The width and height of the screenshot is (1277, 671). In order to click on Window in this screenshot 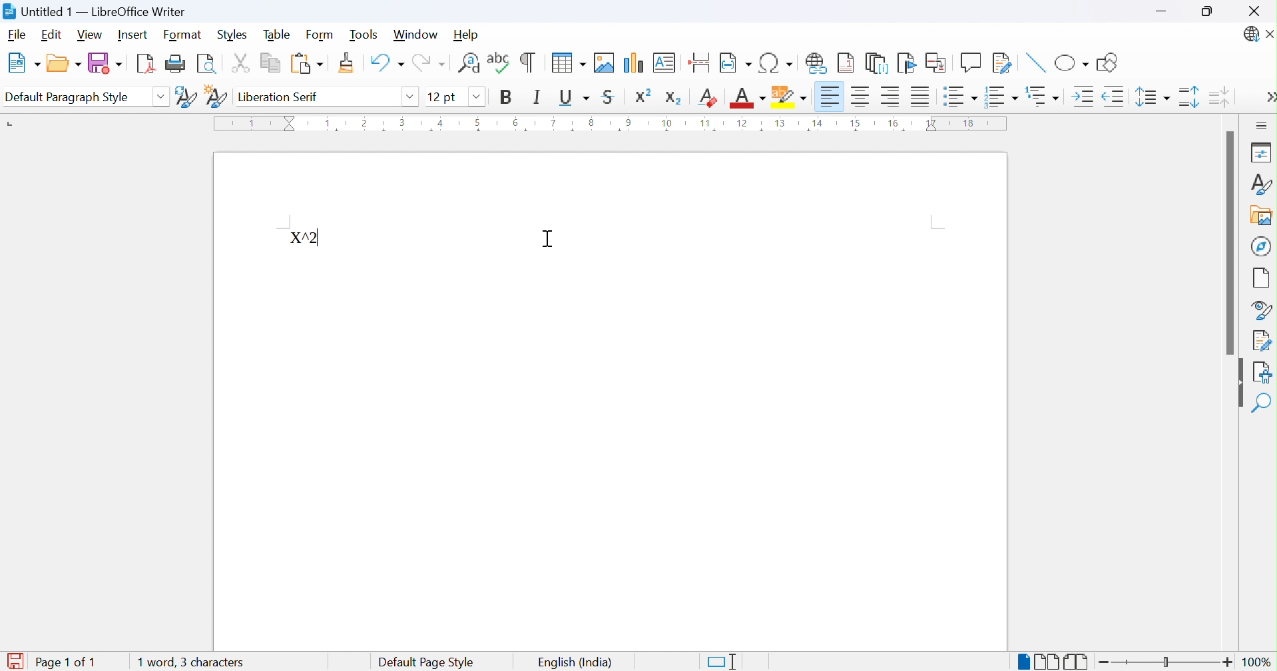, I will do `click(414, 35)`.